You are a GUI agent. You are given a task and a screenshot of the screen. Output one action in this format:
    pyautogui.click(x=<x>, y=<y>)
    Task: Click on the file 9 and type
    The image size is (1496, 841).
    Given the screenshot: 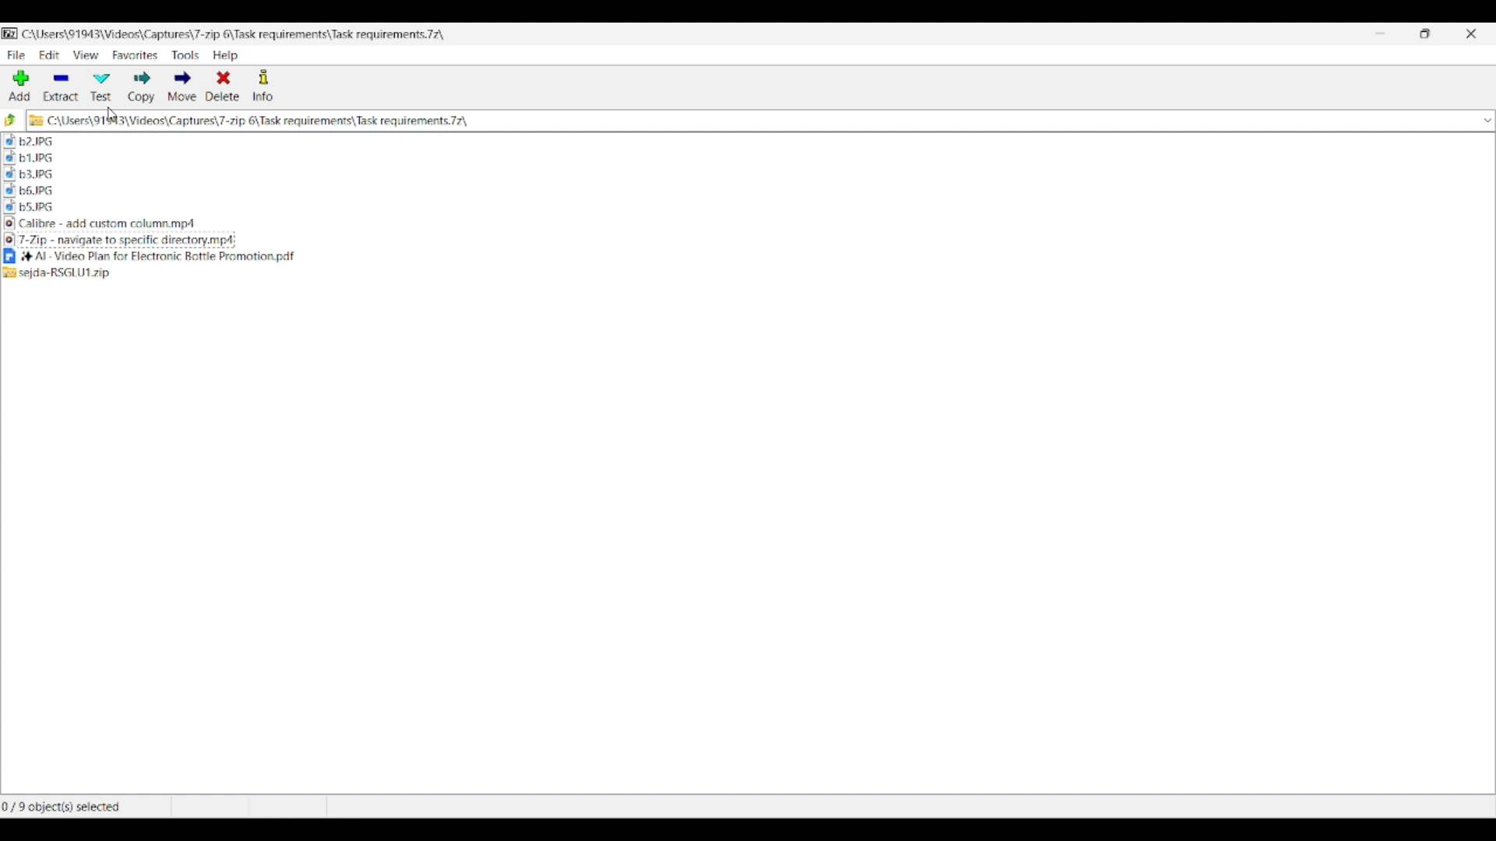 What is the action you would take?
    pyautogui.click(x=432, y=209)
    